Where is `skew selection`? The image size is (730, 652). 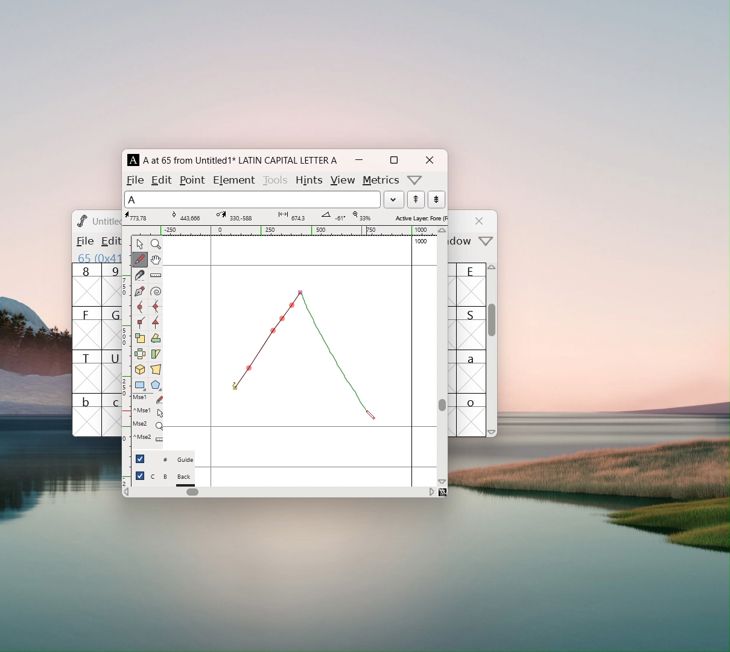 skew selection is located at coordinates (155, 355).